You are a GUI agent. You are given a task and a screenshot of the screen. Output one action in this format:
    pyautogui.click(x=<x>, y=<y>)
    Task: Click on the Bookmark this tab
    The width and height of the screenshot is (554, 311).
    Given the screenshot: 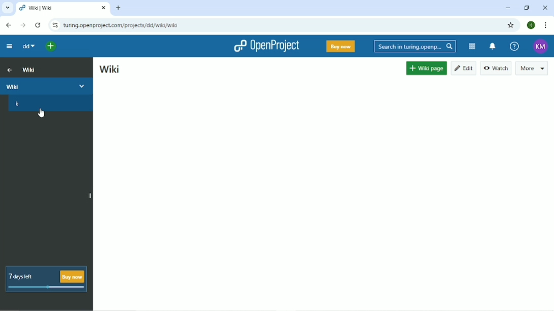 What is the action you would take?
    pyautogui.click(x=512, y=25)
    